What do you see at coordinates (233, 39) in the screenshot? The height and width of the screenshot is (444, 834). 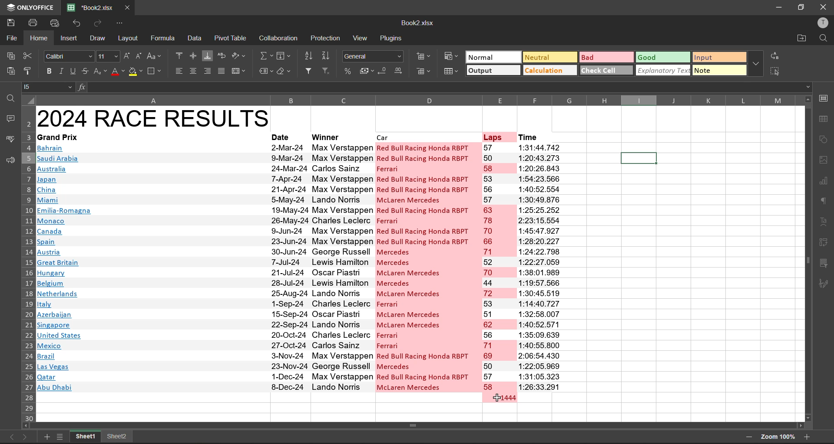 I see `pivot table` at bounding box center [233, 39].